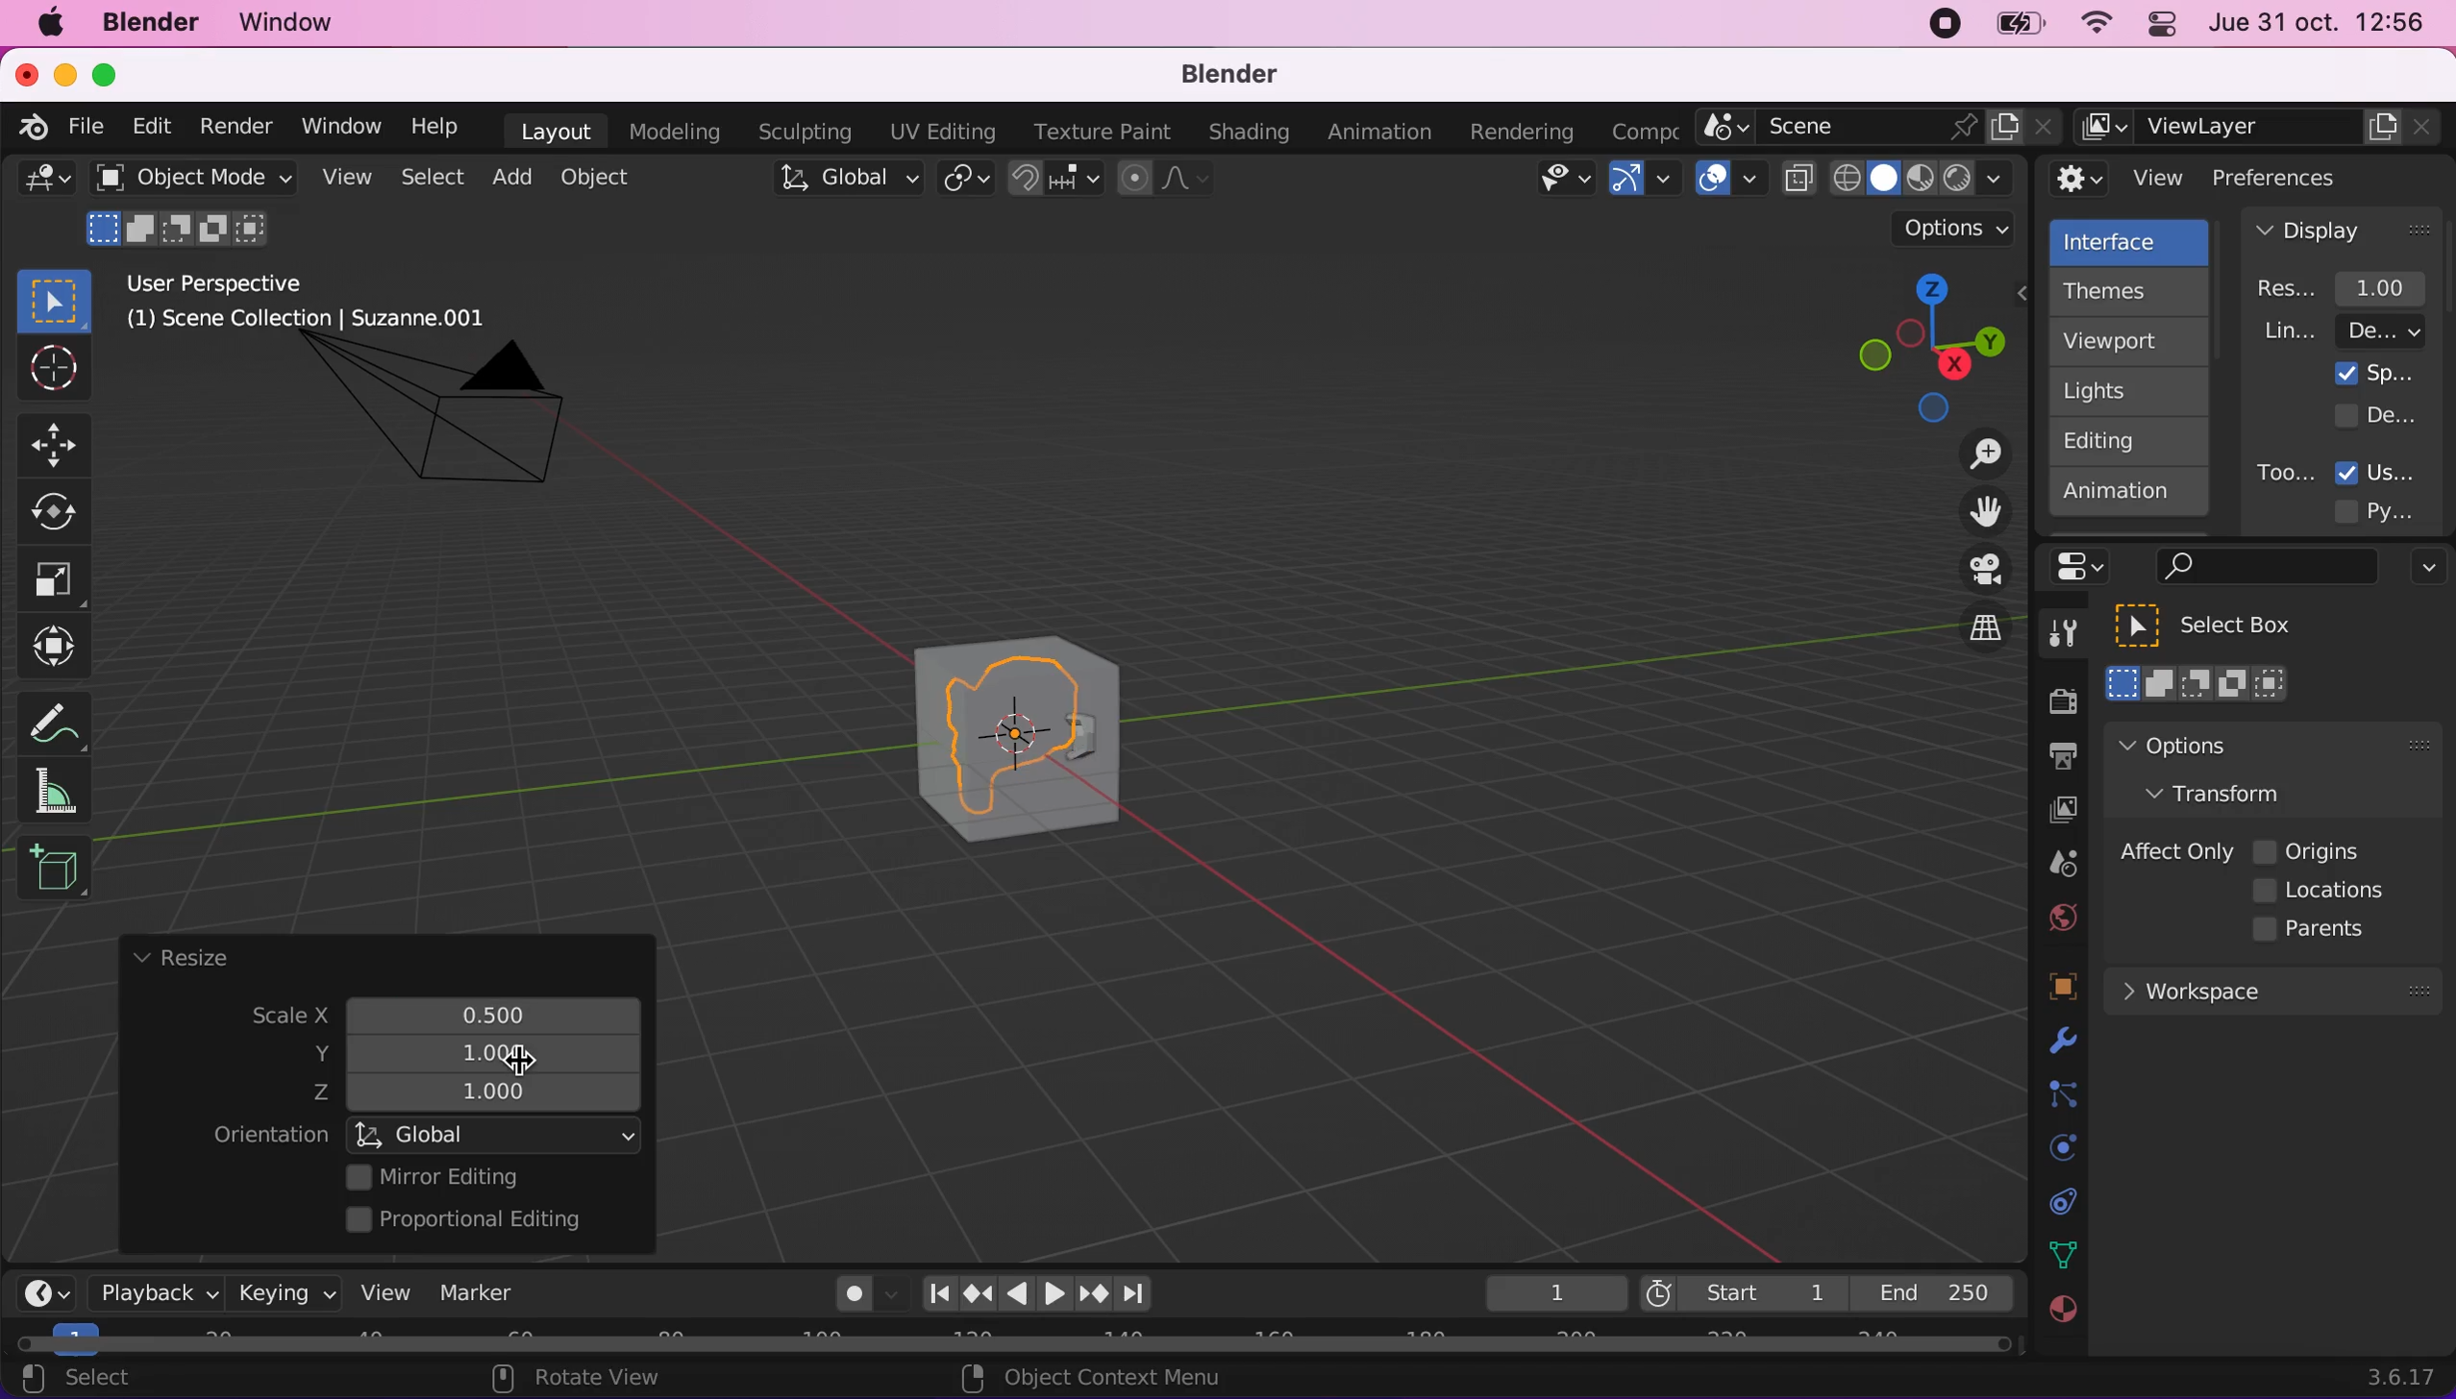 Image resolution: width=2456 pixels, height=1399 pixels. I want to click on add, so click(509, 177).